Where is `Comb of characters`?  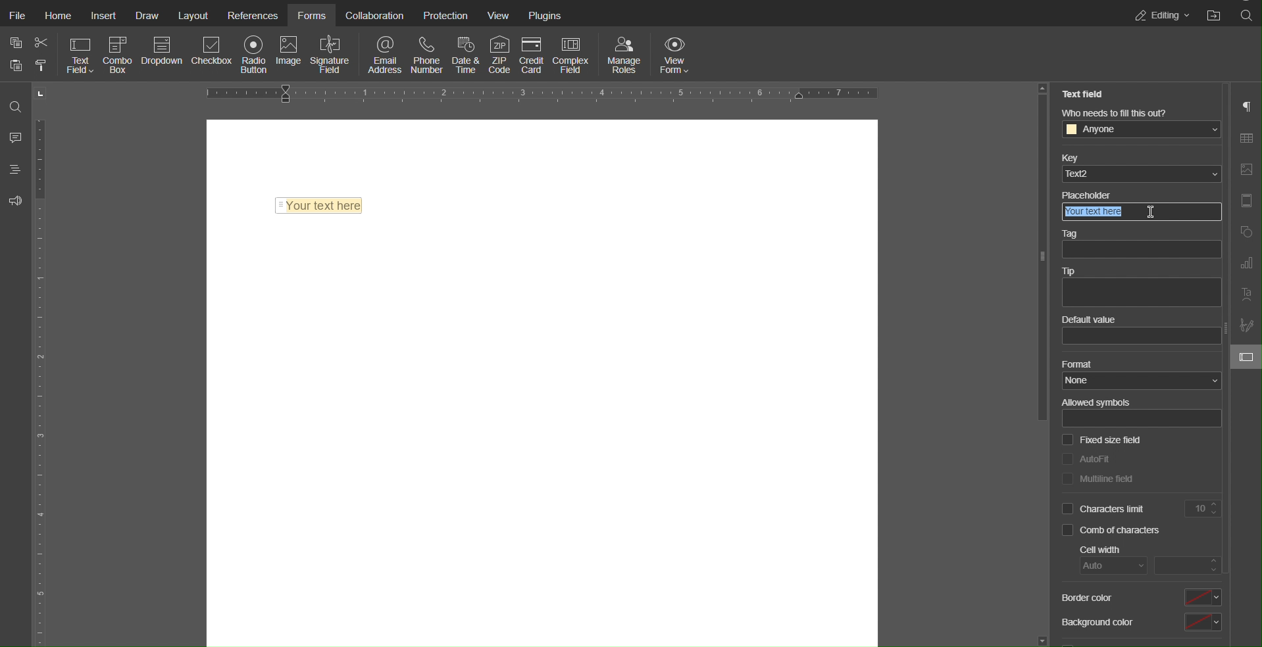
Comb of characters is located at coordinates (1111, 531).